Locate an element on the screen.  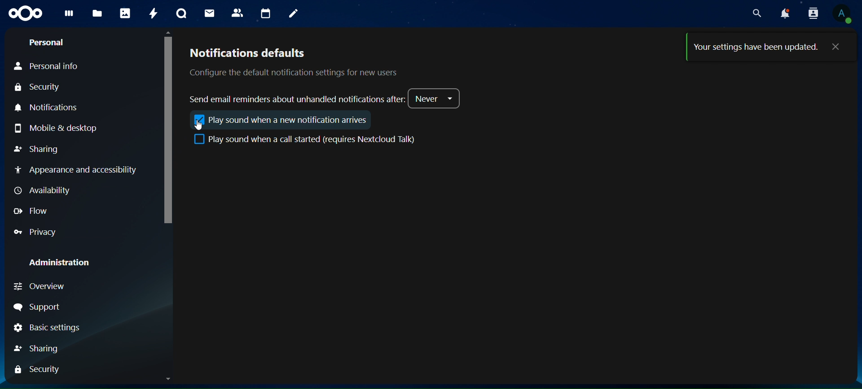
Security is located at coordinates (40, 370).